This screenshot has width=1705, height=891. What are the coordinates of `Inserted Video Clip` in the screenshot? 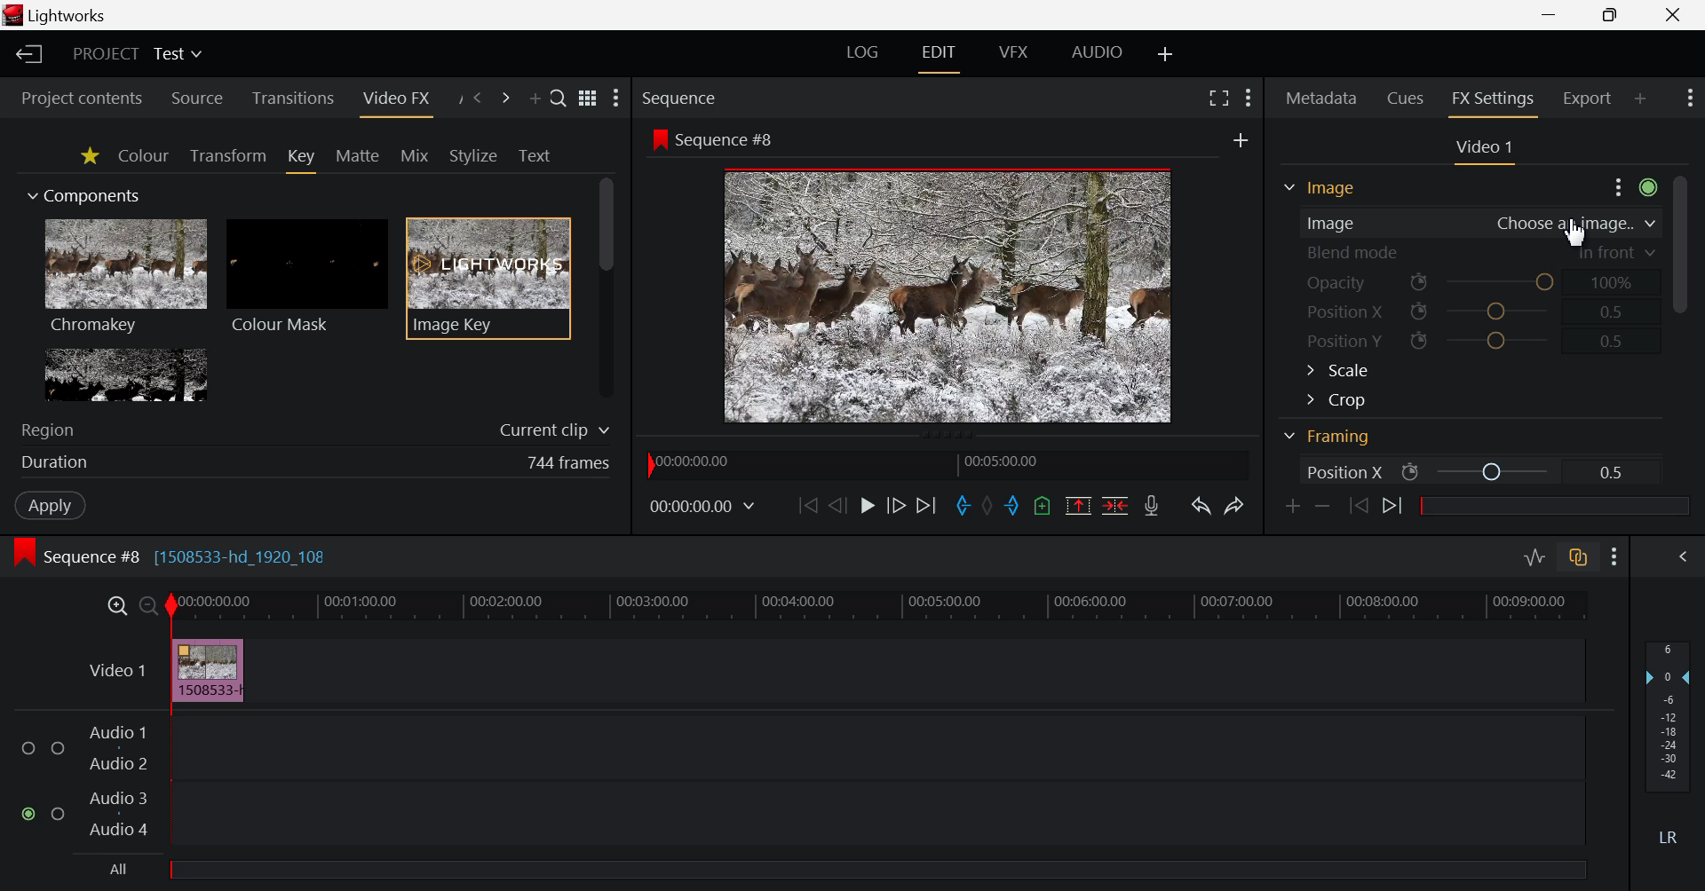 It's located at (210, 672).